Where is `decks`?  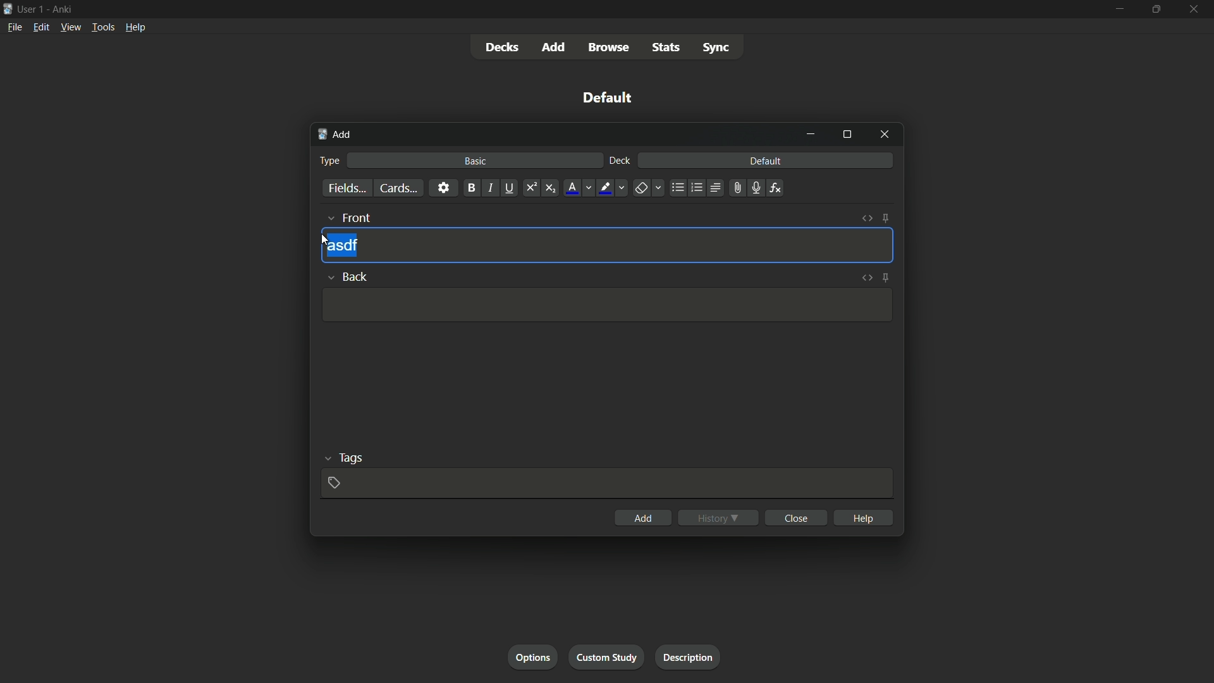 decks is located at coordinates (503, 46).